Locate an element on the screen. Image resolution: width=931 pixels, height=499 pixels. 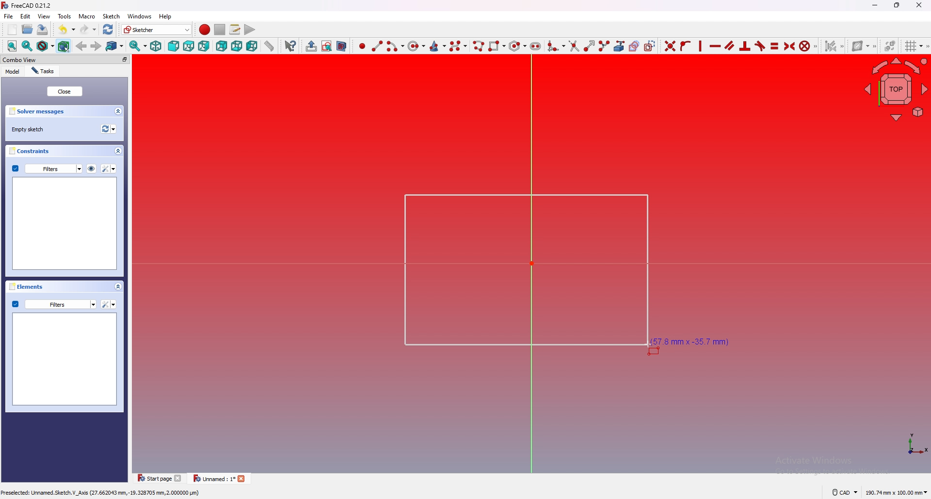
constraint symmetrical is located at coordinates (790, 47).